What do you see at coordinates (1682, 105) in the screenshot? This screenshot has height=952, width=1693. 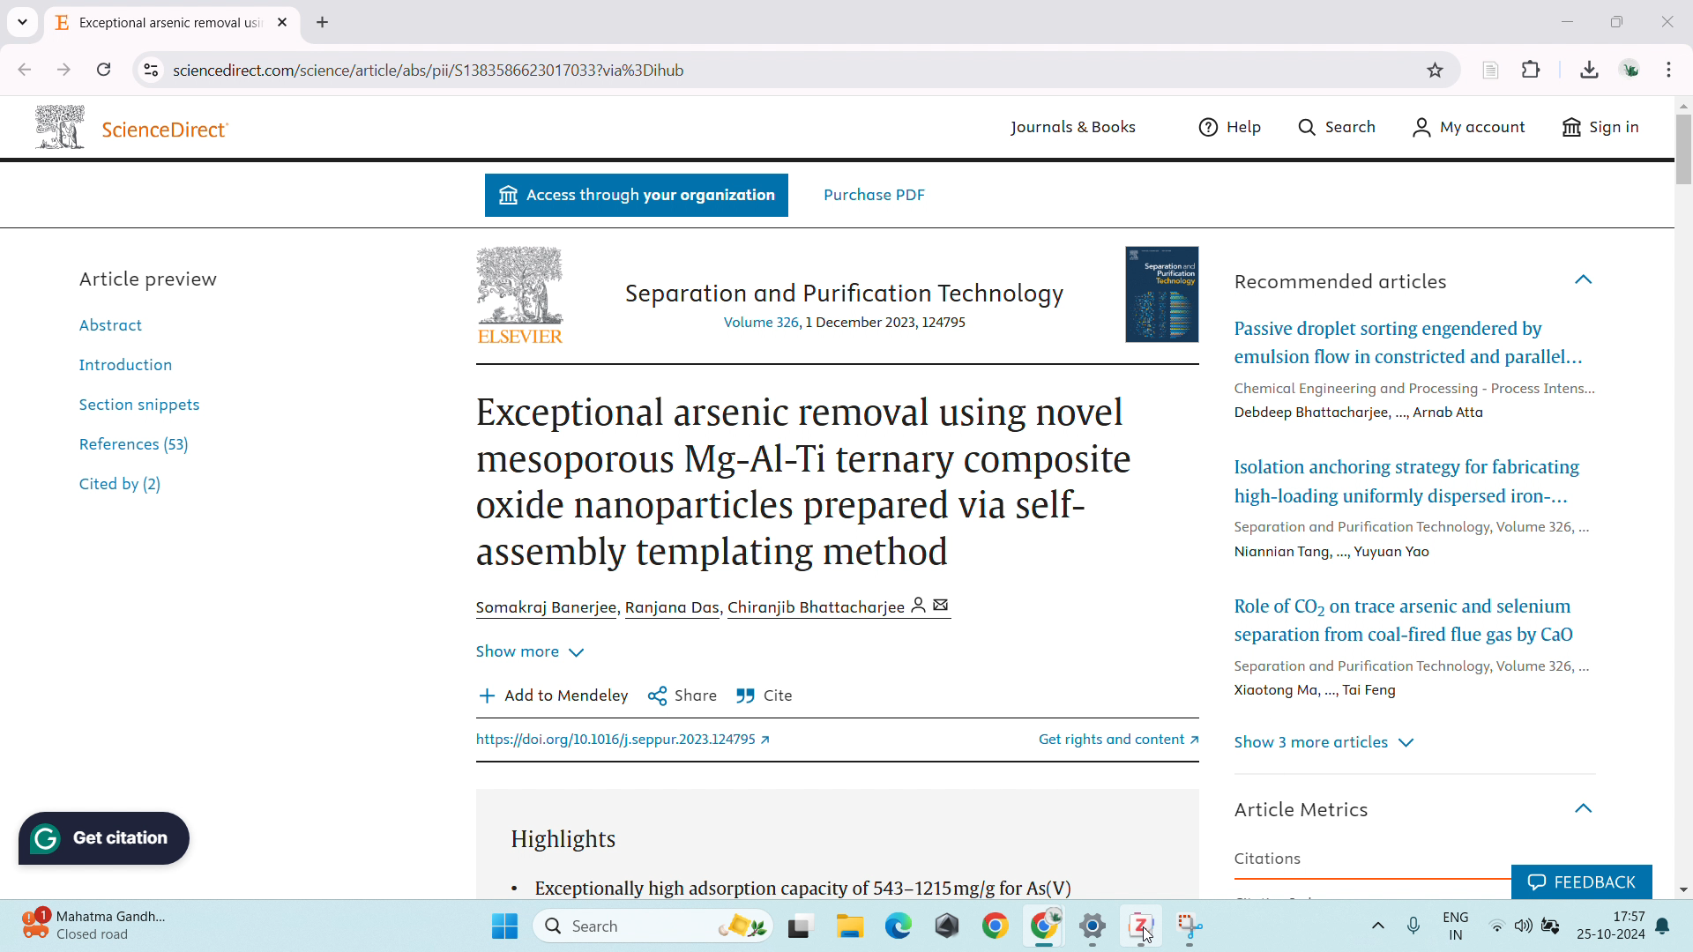 I see `scroll up` at bounding box center [1682, 105].